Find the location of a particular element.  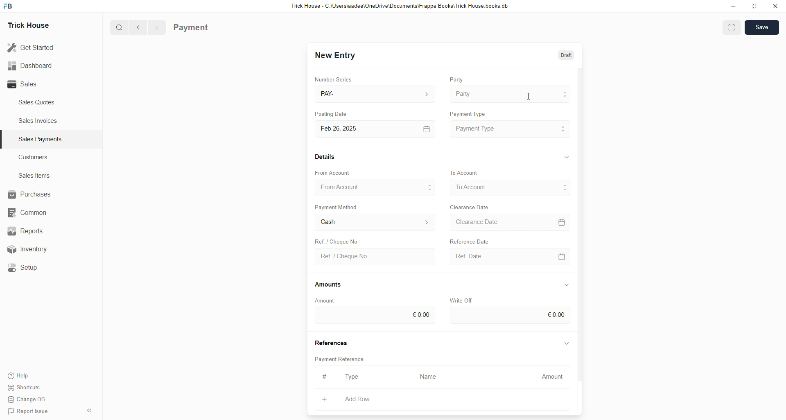

Feb 26, 2025 is located at coordinates (377, 129).